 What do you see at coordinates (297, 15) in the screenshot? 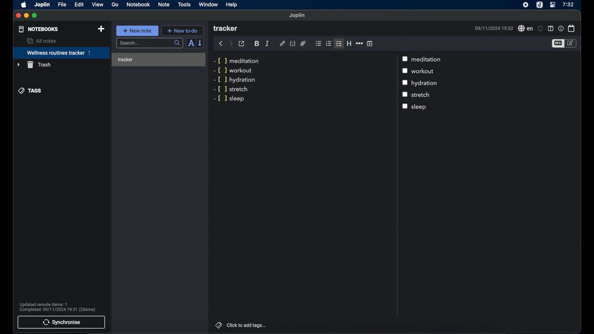
I see `joplin` at bounding box center [297, 15].